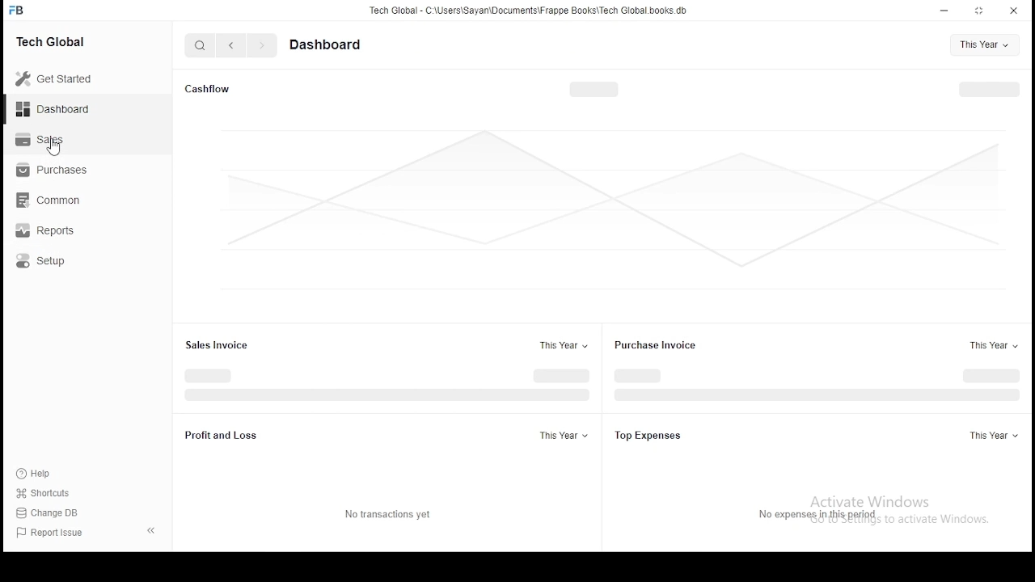 This screenshot has width=1035, height=582. I want to click on search, so click(201, 44).